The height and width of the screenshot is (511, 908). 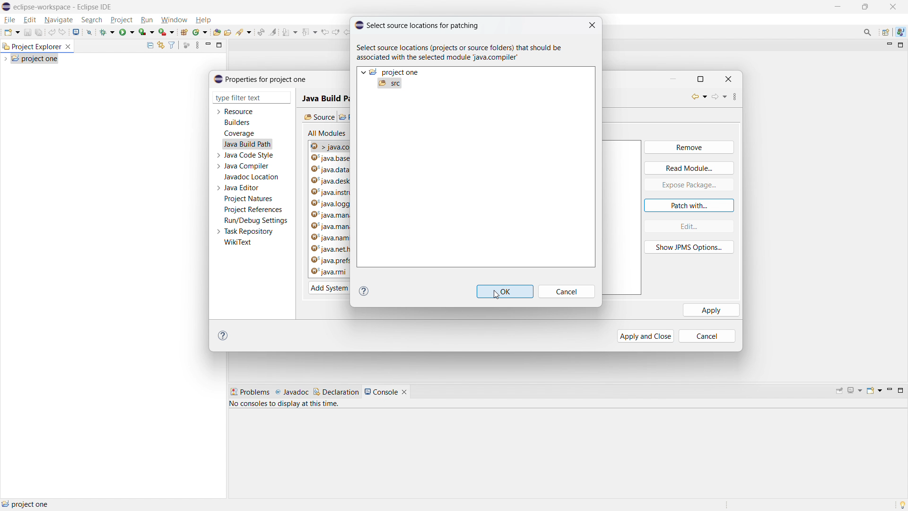 What do you see at coordinates (122, 20) in the screenshot?
I see `project` at bounding box center [122, 20].